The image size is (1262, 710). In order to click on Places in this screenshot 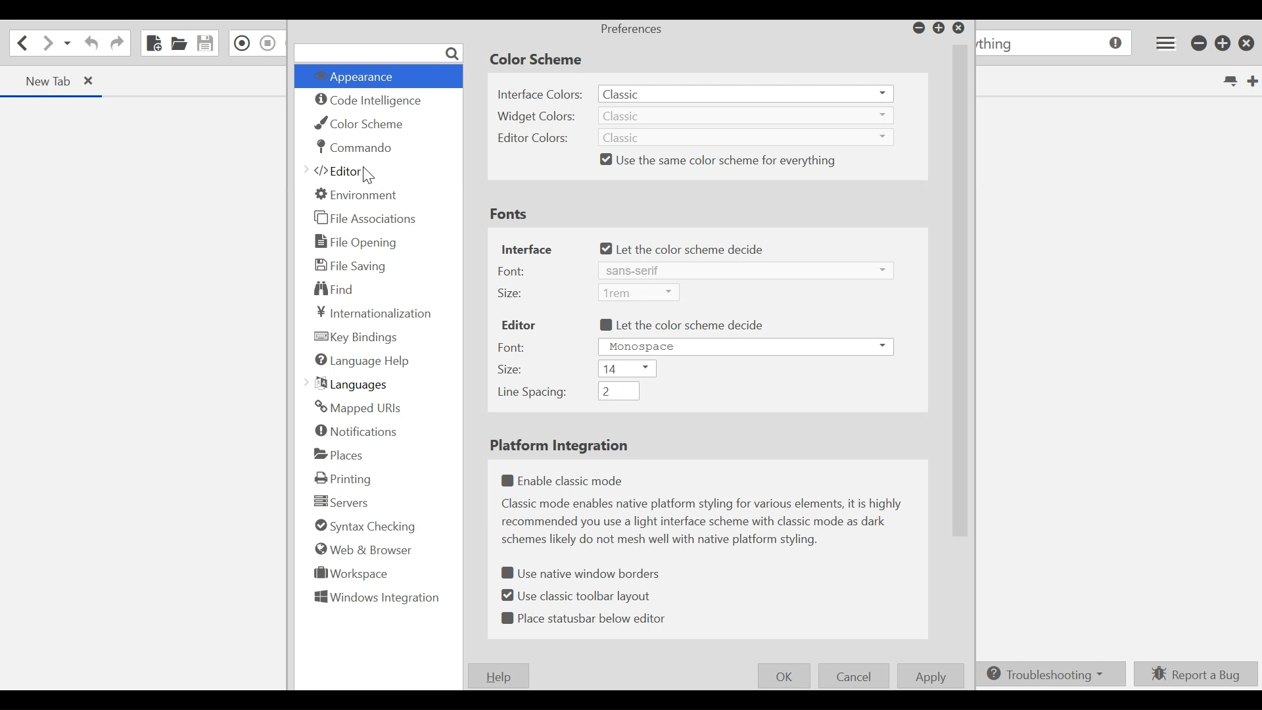, I will do `click(340, 454)`.